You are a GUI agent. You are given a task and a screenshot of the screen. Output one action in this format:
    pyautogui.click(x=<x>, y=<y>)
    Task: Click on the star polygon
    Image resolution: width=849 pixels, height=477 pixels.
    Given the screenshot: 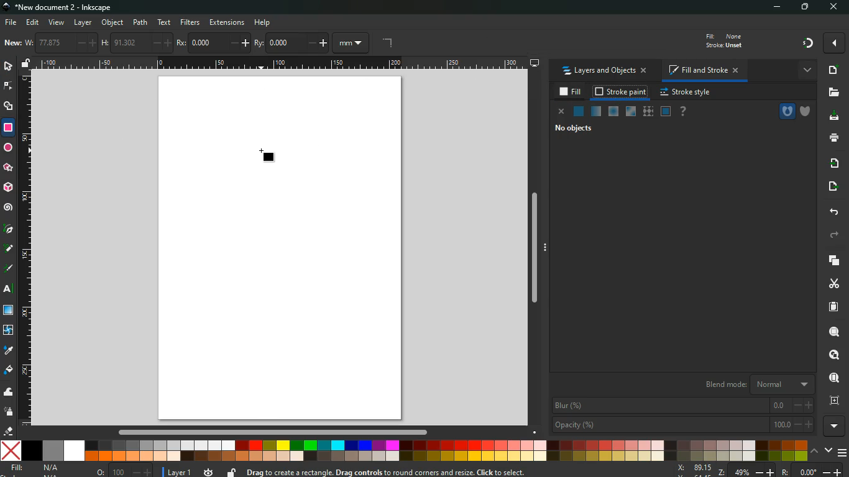 What is the action you would take?
    pyautogui.click(x=8, y=166)
    